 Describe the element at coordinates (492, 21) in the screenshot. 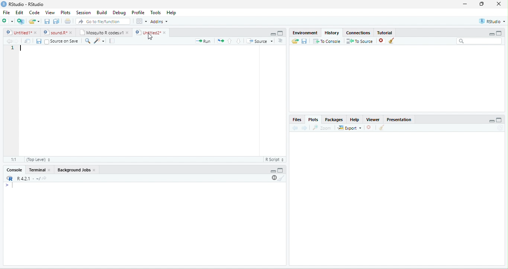

I see `RStudio` at that location.